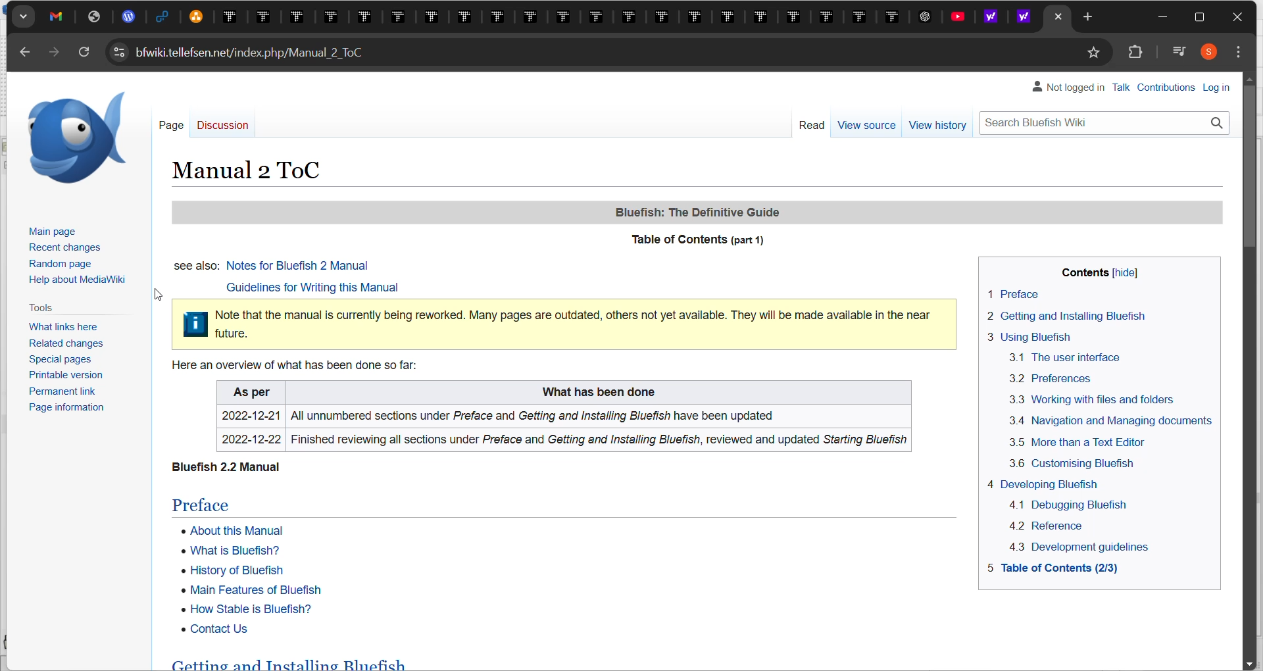 The height and width of the screenshot is (671, 1263). Describe the element at coordinates (1140, 54) in the screenshot. I see `extensions` at that location.